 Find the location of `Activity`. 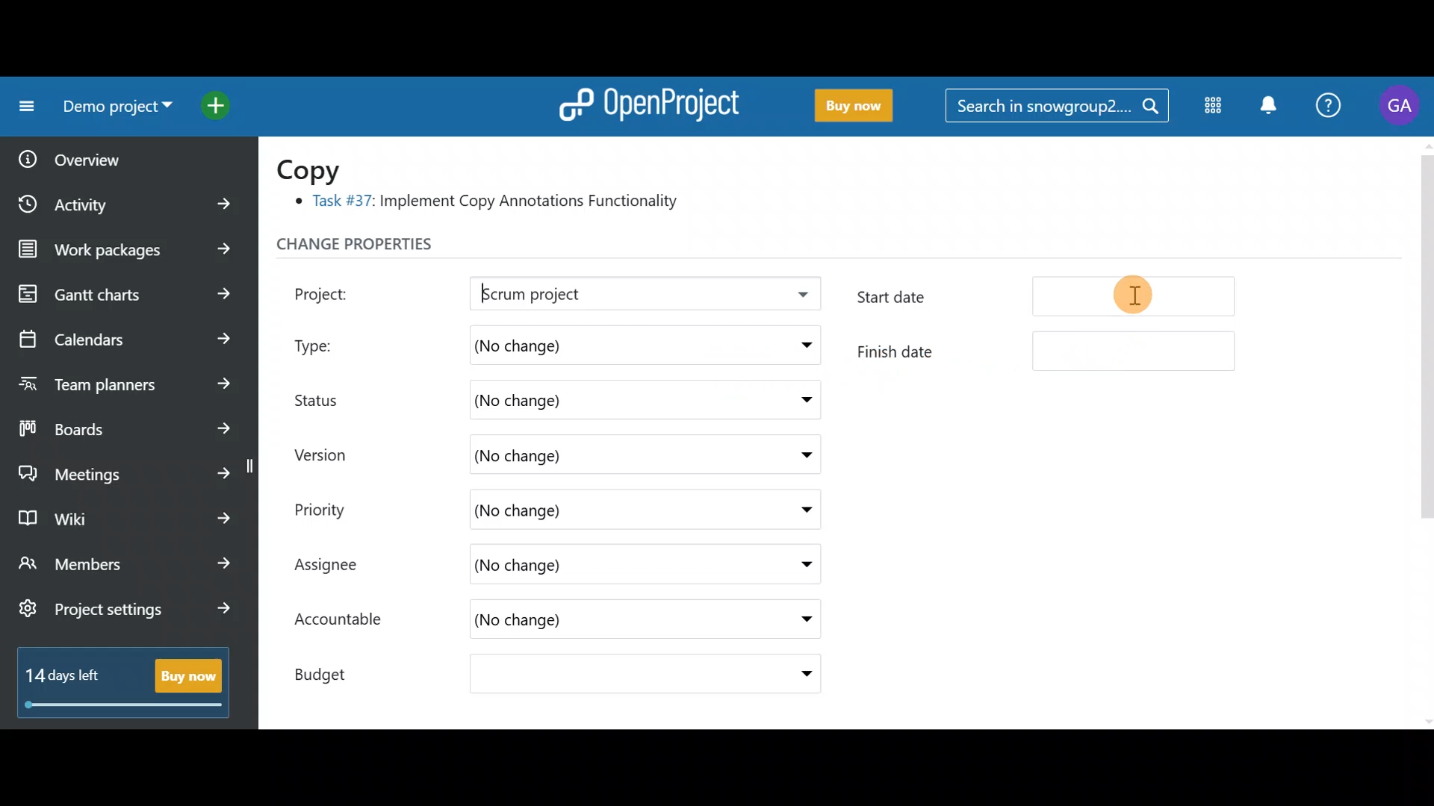

Activity is located at coordinates (129, 199).